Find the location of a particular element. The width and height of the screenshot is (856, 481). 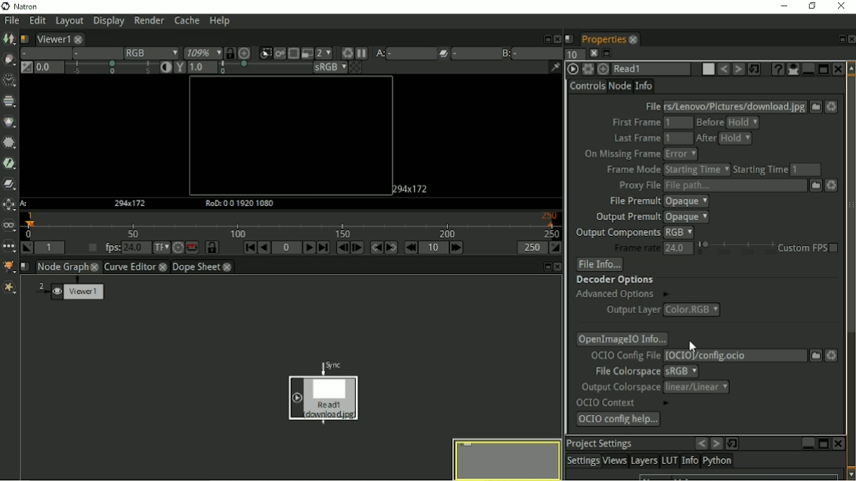

Output layer is located at coordinates (667, 310).